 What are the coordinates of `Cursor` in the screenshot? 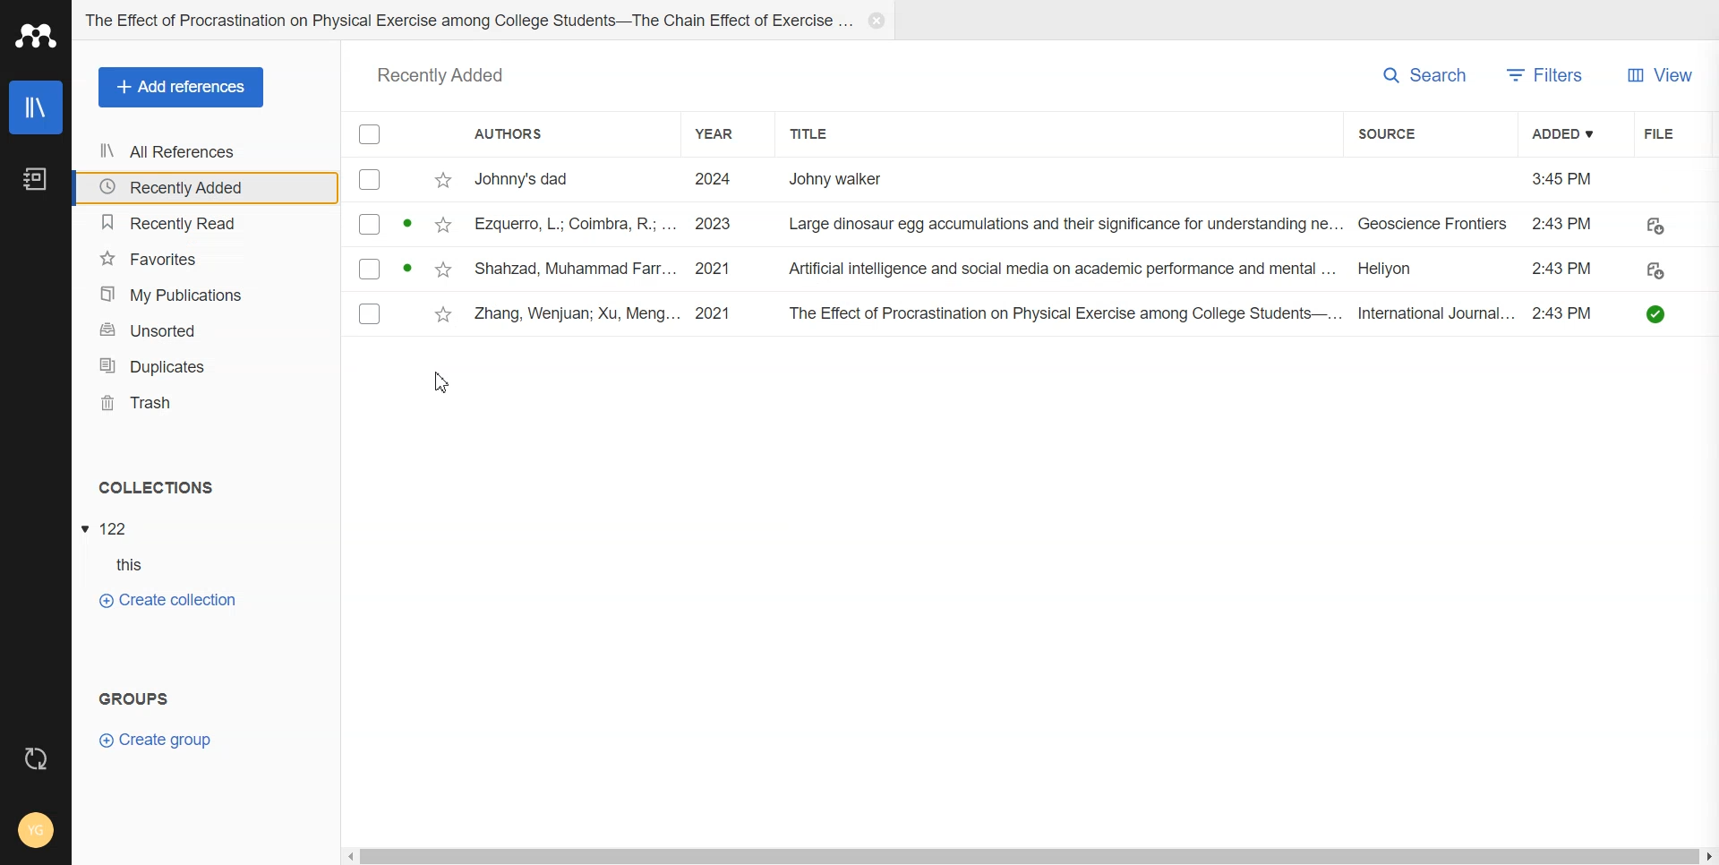 It's located at (440, 381).